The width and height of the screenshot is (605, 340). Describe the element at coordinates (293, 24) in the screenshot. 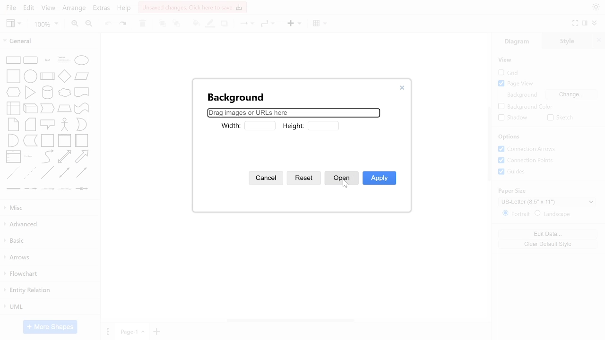

I see `insert` at that location.